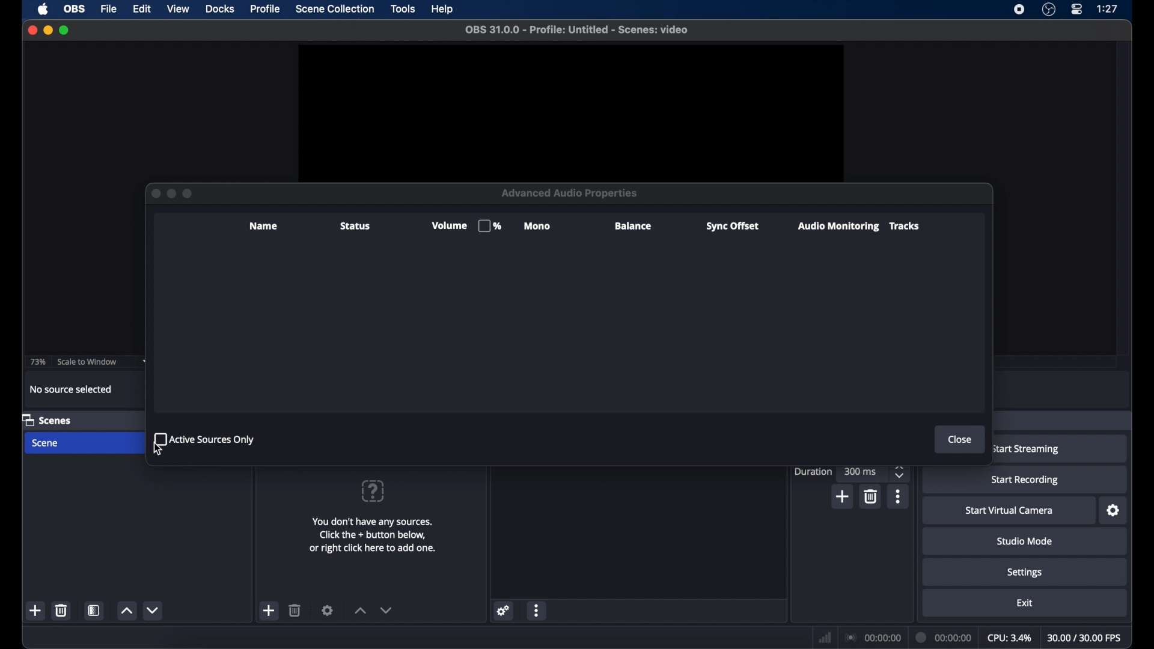 This screenshot has height=649, width=1154. Describe the element at coordinates (634, 226) in the screenshot. I see `balance` at that location.